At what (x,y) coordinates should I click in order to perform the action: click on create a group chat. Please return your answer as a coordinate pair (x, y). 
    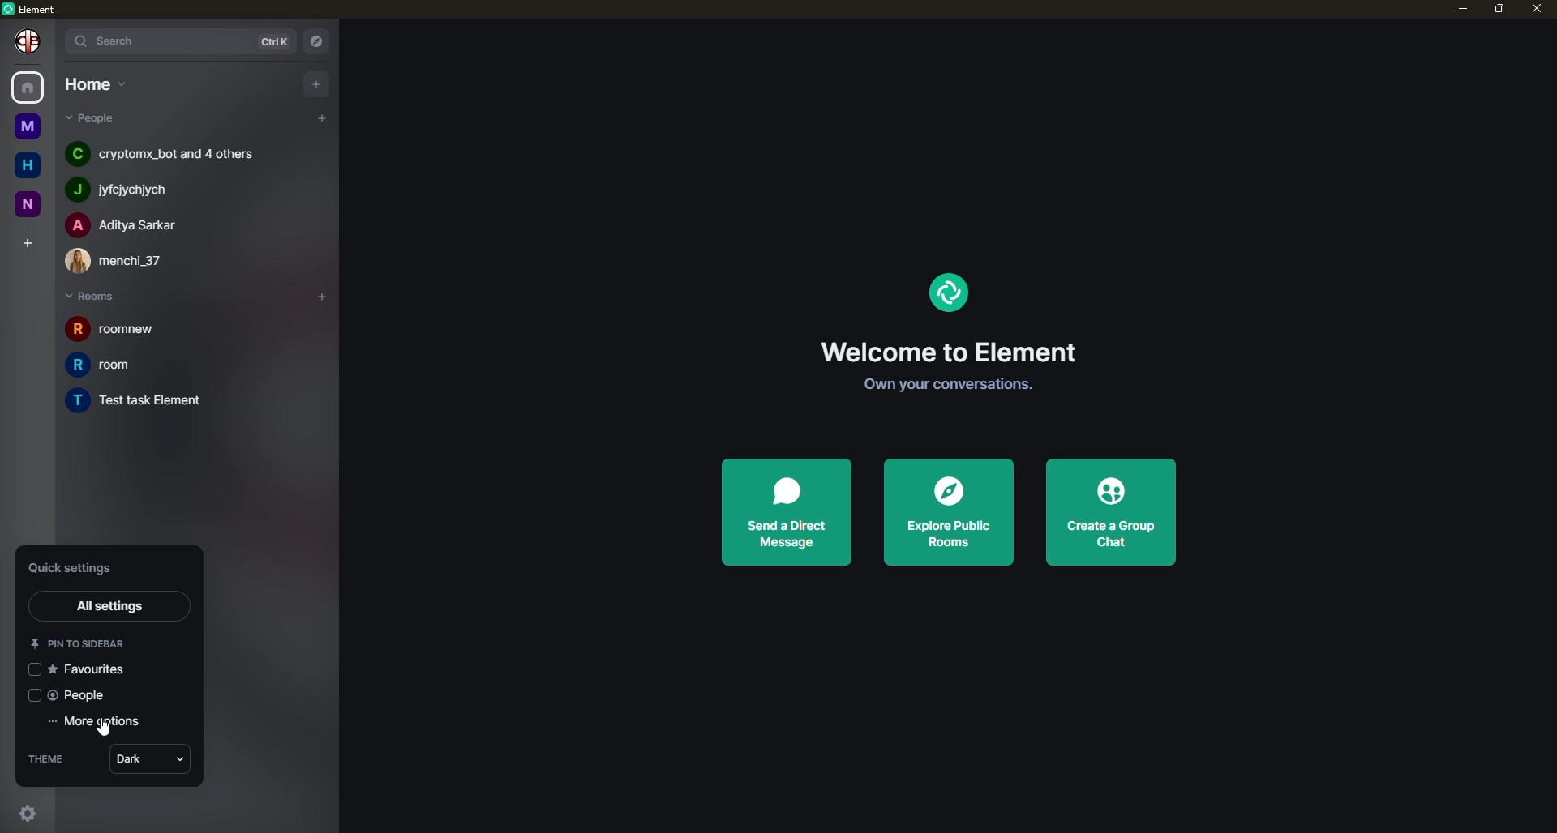
    Looking at the image, I should click on (1106, 511).